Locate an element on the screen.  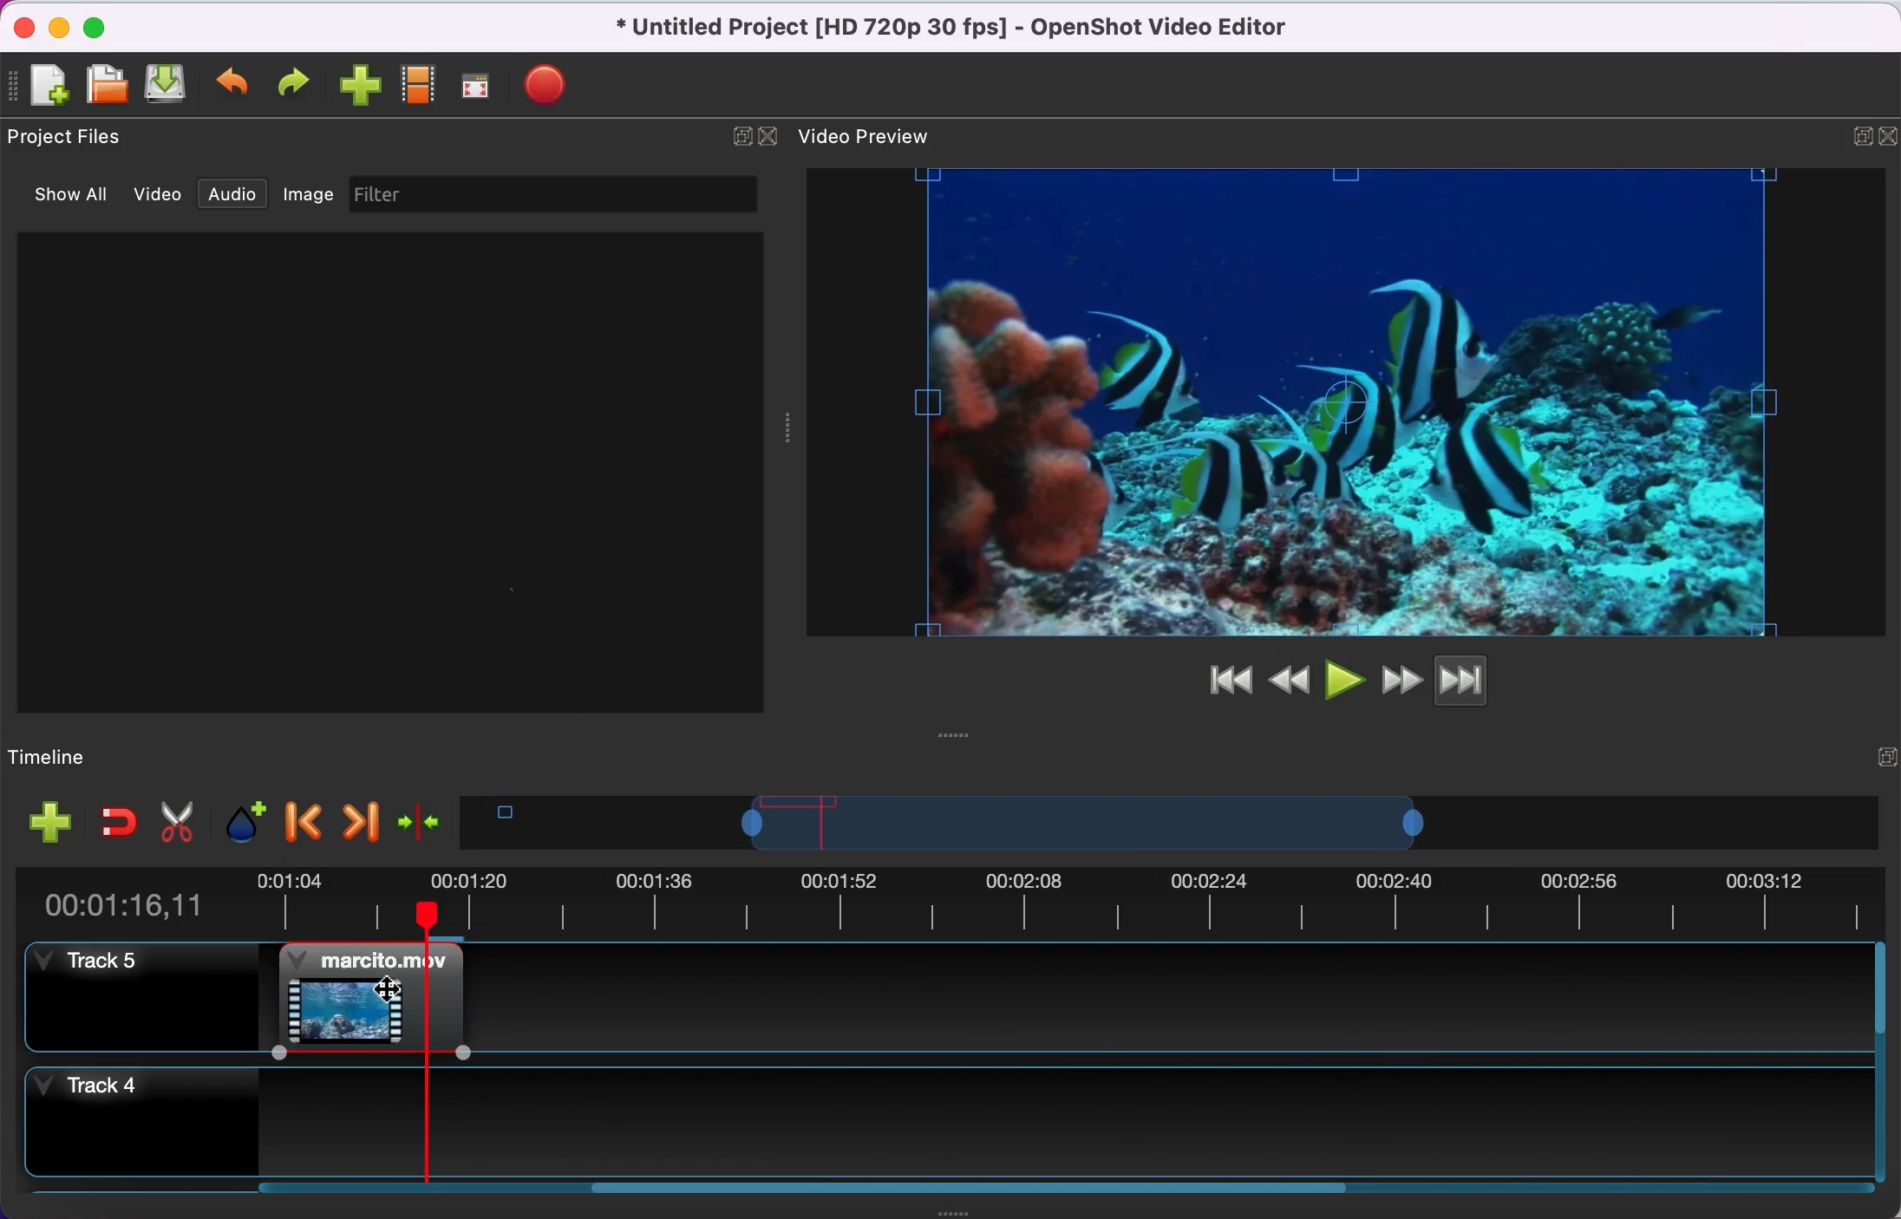
export file is located at coordinates (550, 80).